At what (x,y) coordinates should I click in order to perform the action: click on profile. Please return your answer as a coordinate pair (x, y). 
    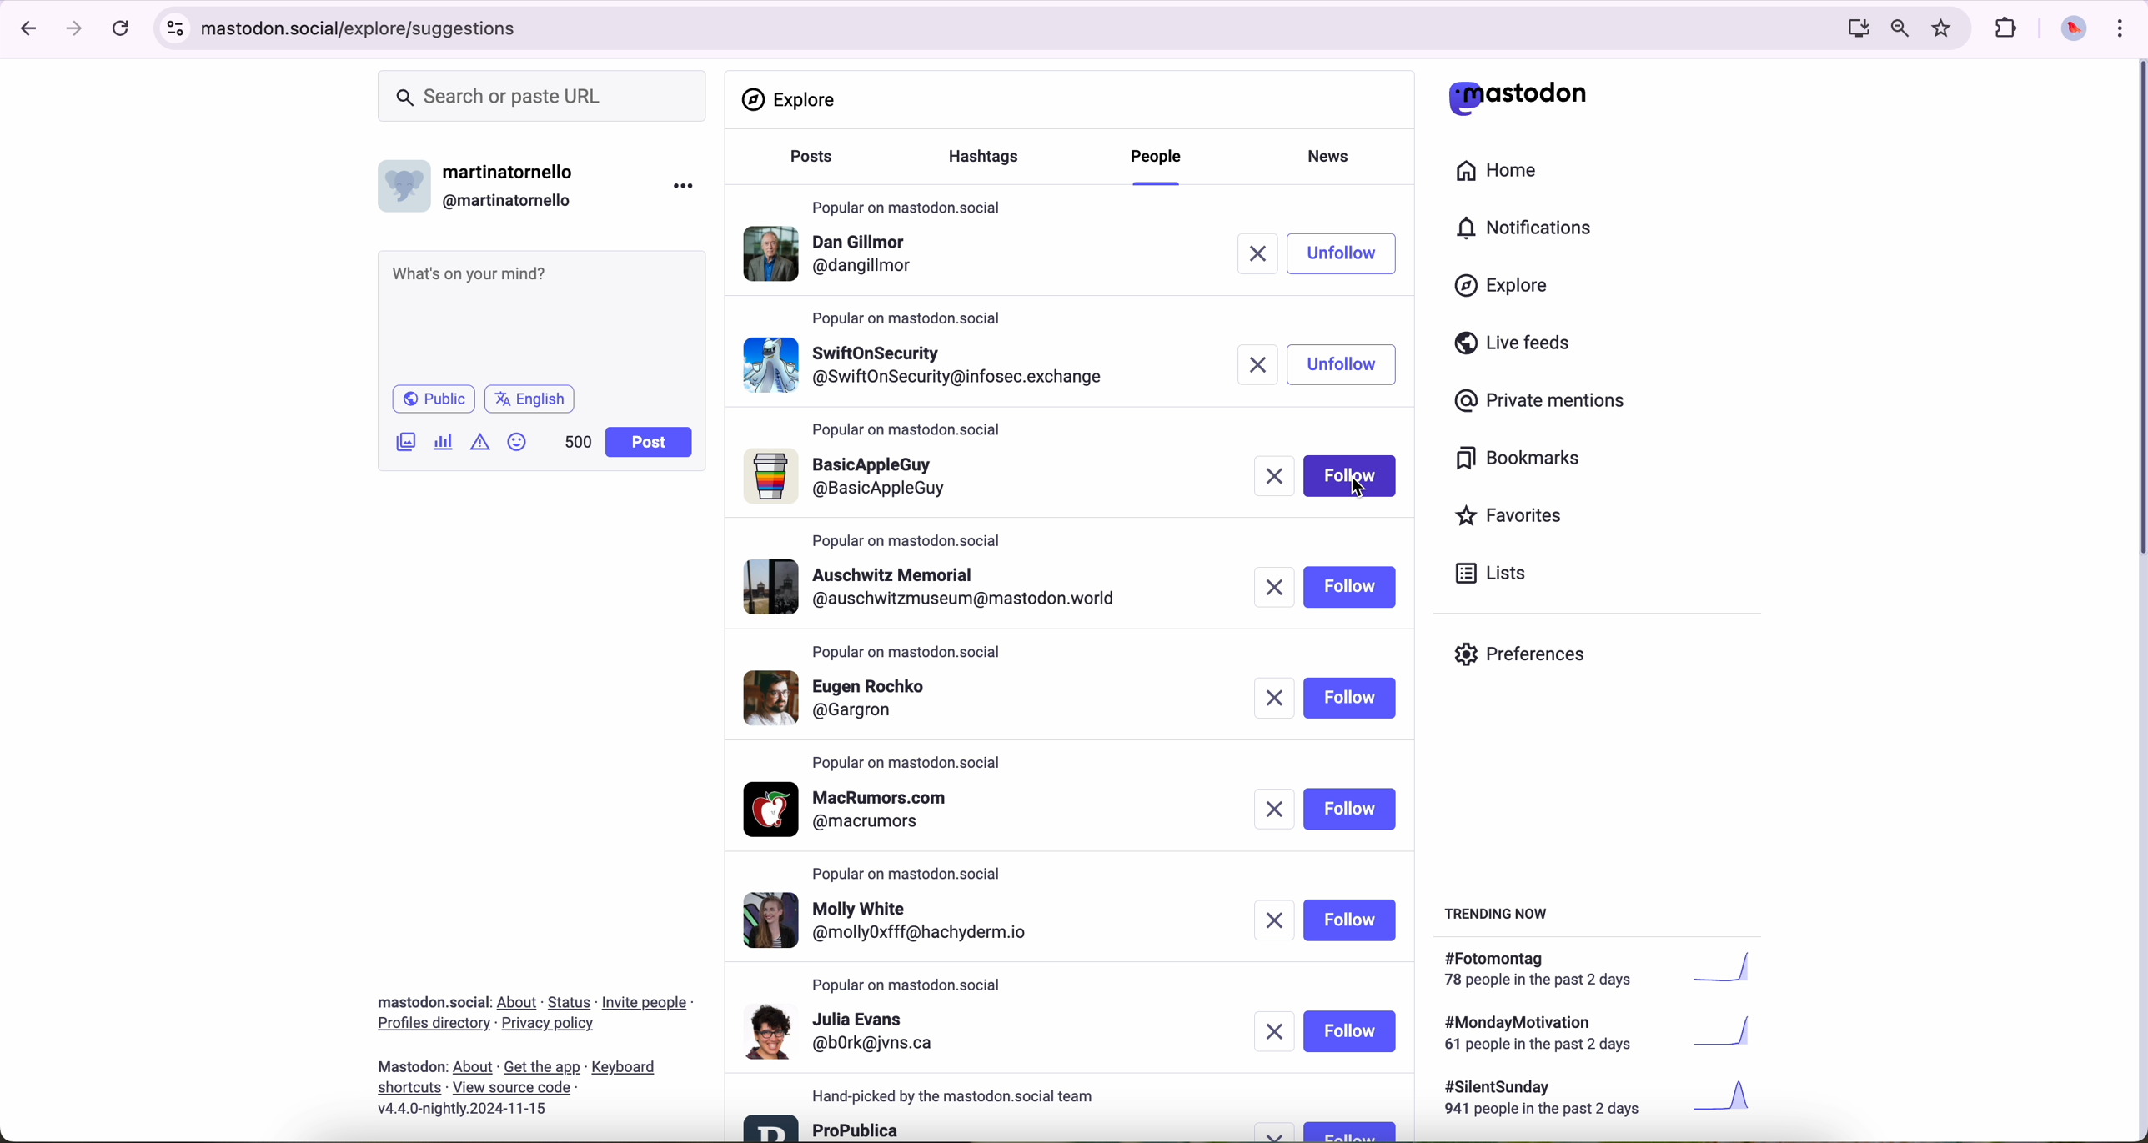
    Looking at the image, I should click on (941, 587).